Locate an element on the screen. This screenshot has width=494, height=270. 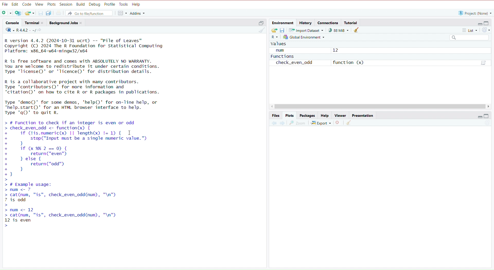
cursor is located at coordinates (129, 133).